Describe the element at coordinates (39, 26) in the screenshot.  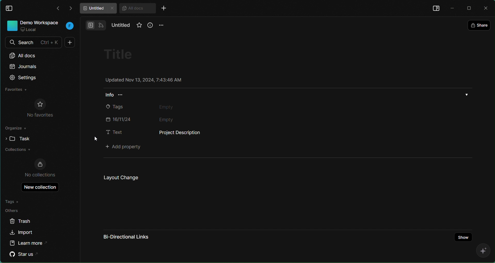
I see `Demo Workspace
[Jr (]` at that location.